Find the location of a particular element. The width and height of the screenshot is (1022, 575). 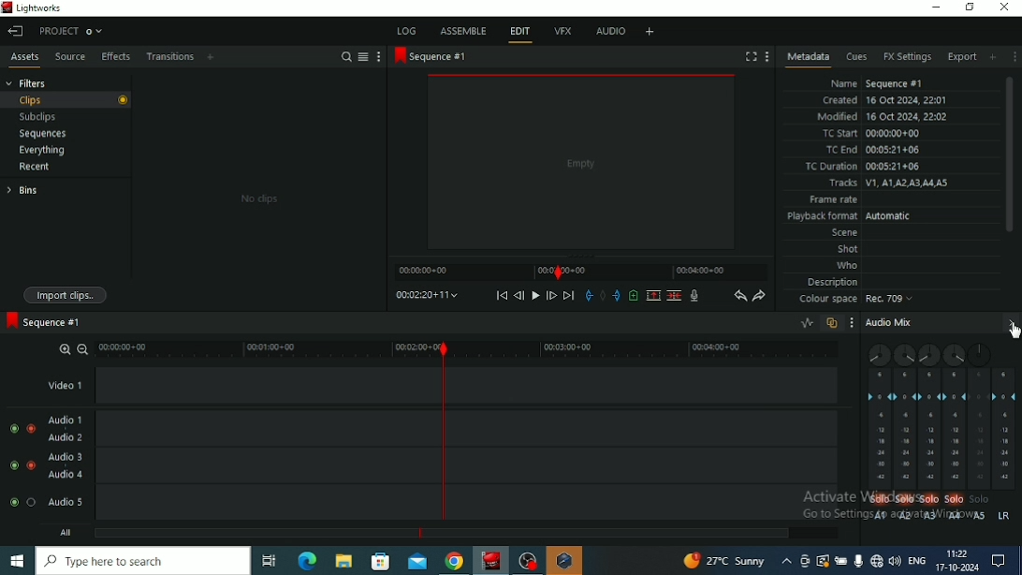

A3 is located at coordinates (931, 518).